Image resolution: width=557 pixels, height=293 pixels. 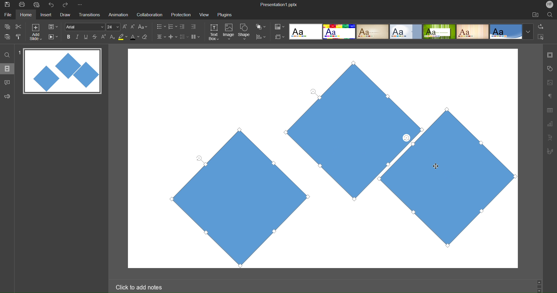 I want to click on cursor, so click(x=437, y=165).